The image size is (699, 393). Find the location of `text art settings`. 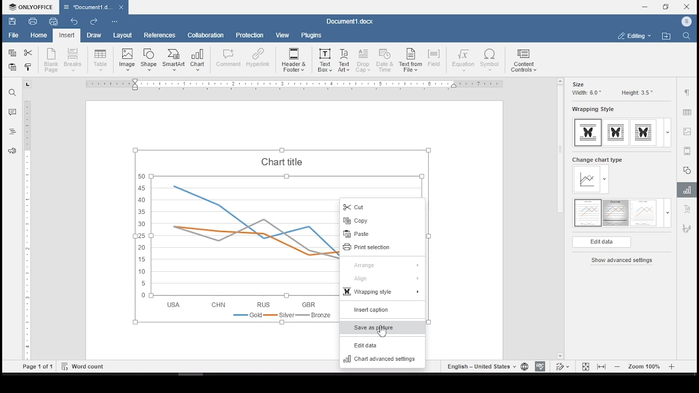

text art settings is located at coordinates (689, 210).